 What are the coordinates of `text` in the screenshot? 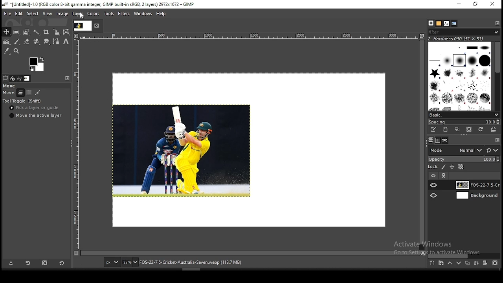 It's located at (191, 263).